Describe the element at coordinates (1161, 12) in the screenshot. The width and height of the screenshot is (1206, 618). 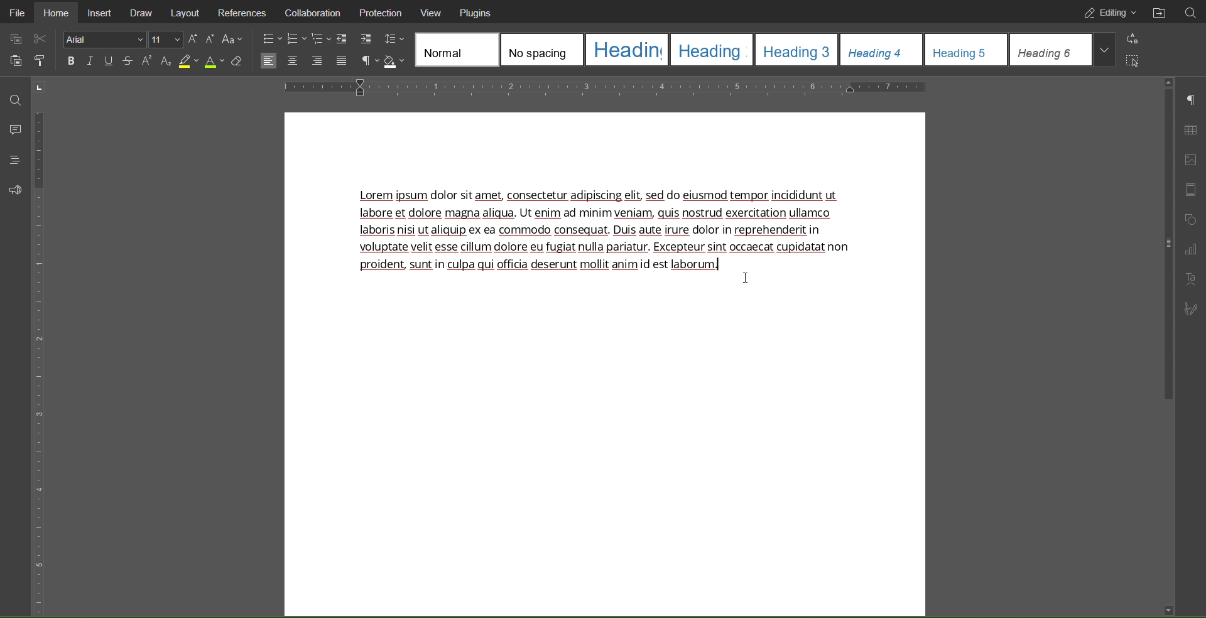
I see `Open File Location` at that location.